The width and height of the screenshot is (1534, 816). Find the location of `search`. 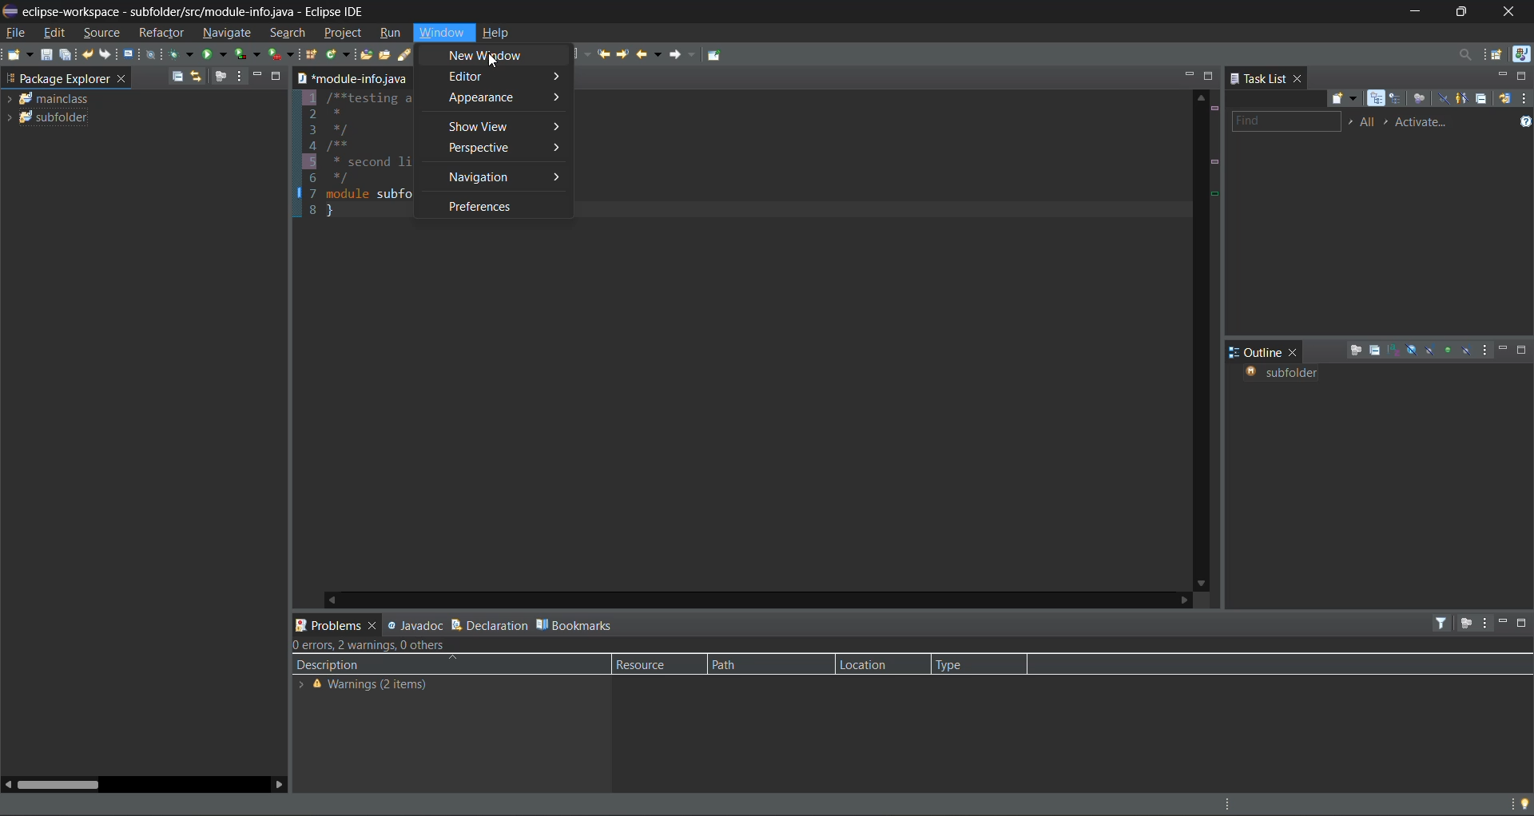

search is located at coordinates (288, 32).